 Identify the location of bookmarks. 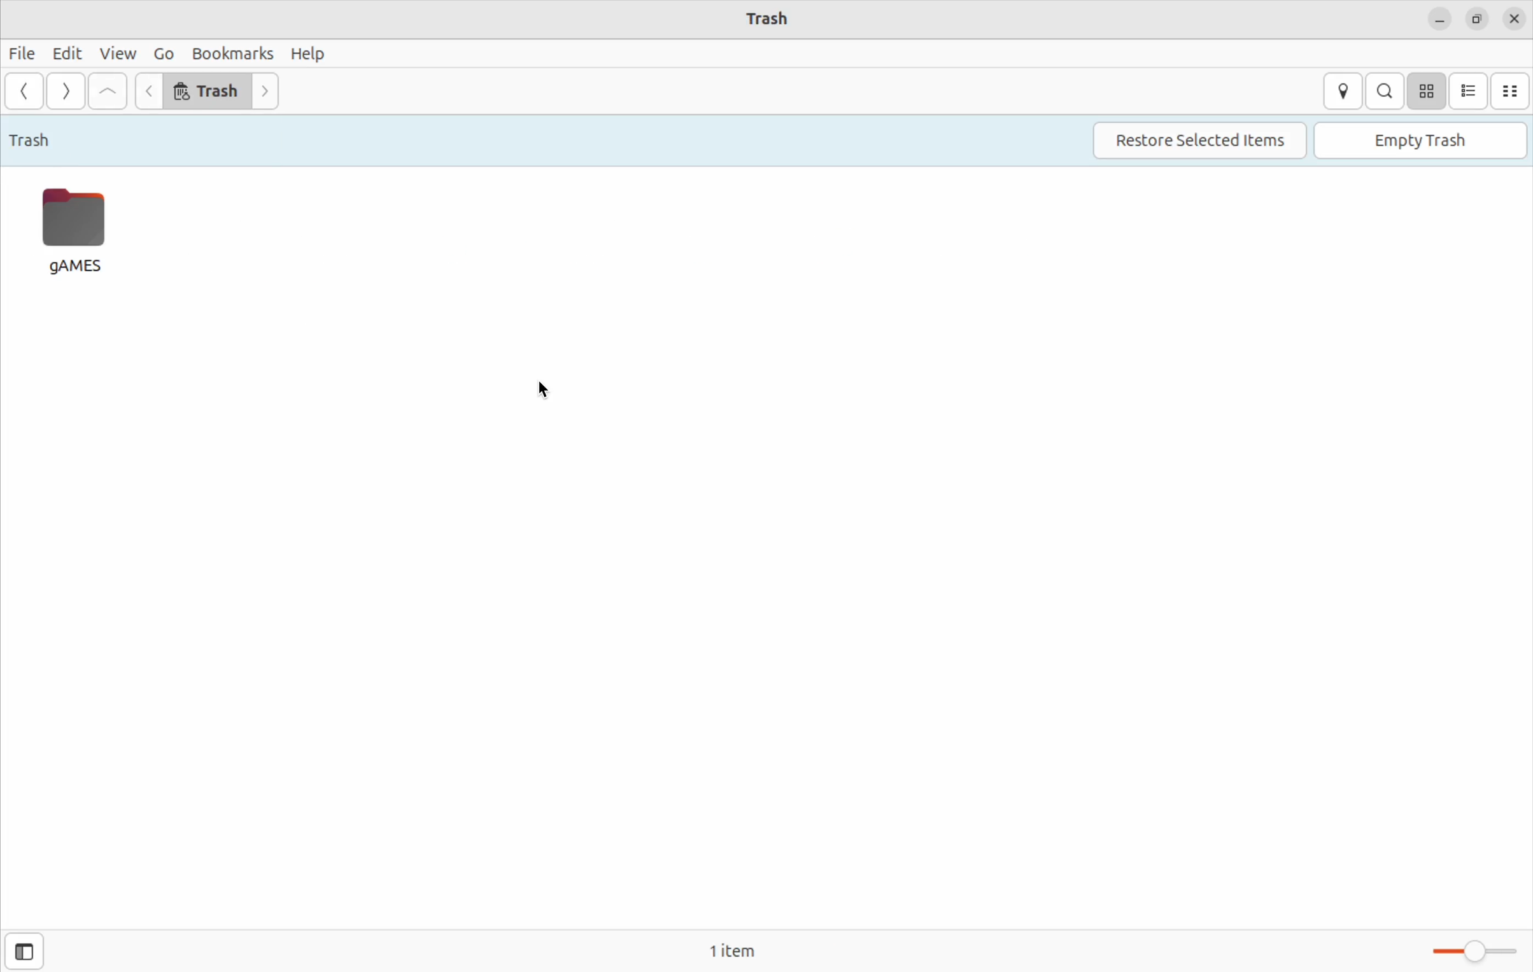
(231, 50).